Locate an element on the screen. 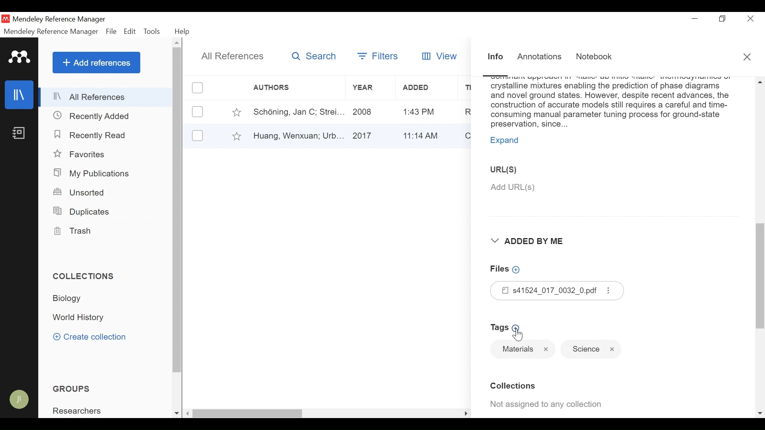 The image size is (765, 430). minimize is located at coordinates (695, 19).